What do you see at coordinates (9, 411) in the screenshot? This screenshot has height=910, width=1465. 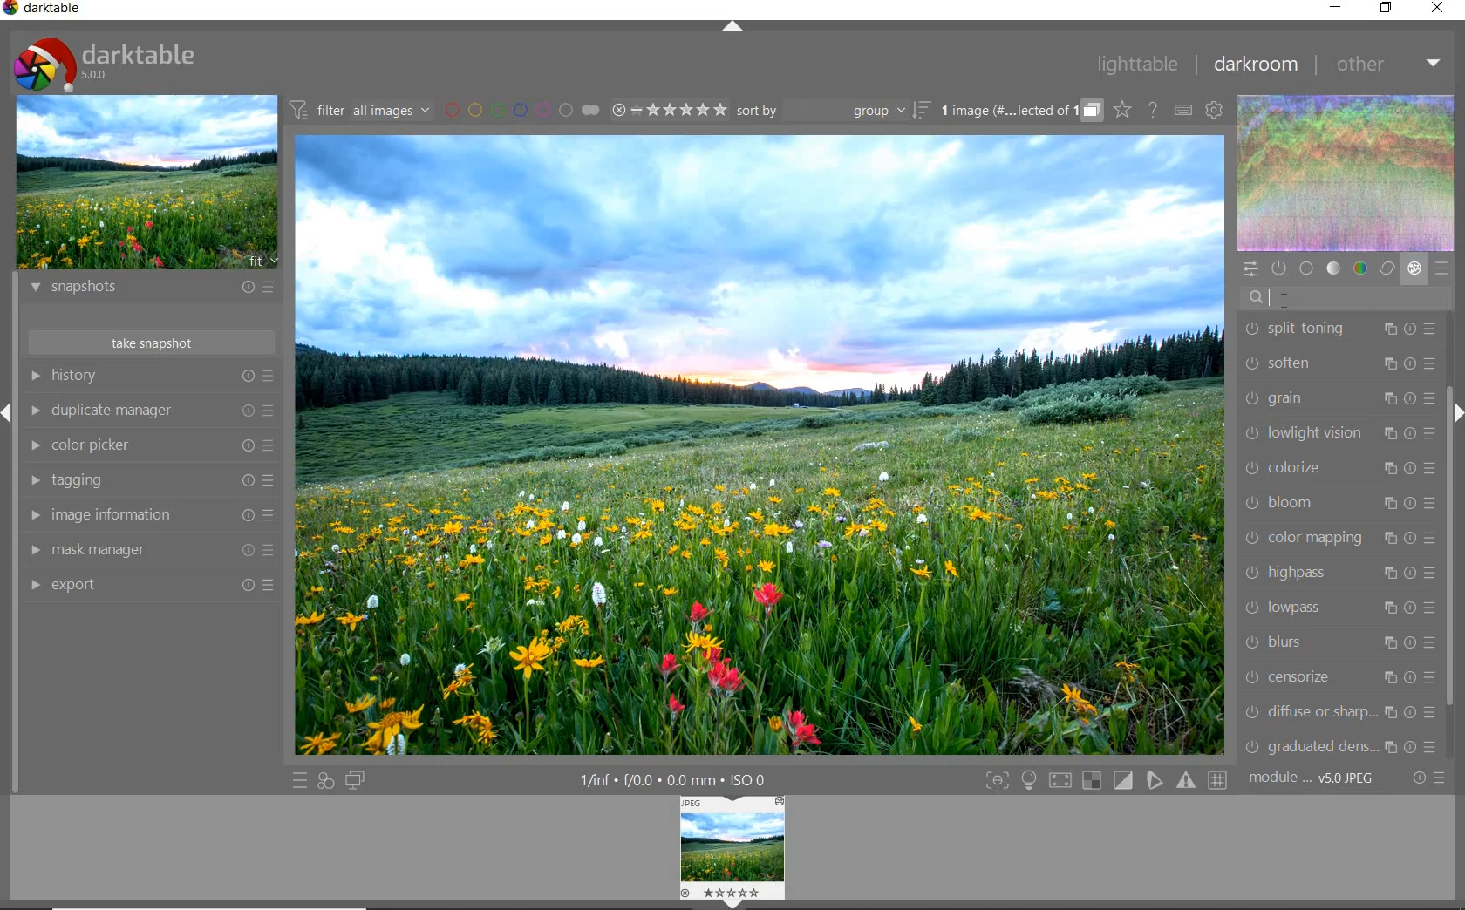 I see `Expand / Collapse` at bounding box center [9, 411].